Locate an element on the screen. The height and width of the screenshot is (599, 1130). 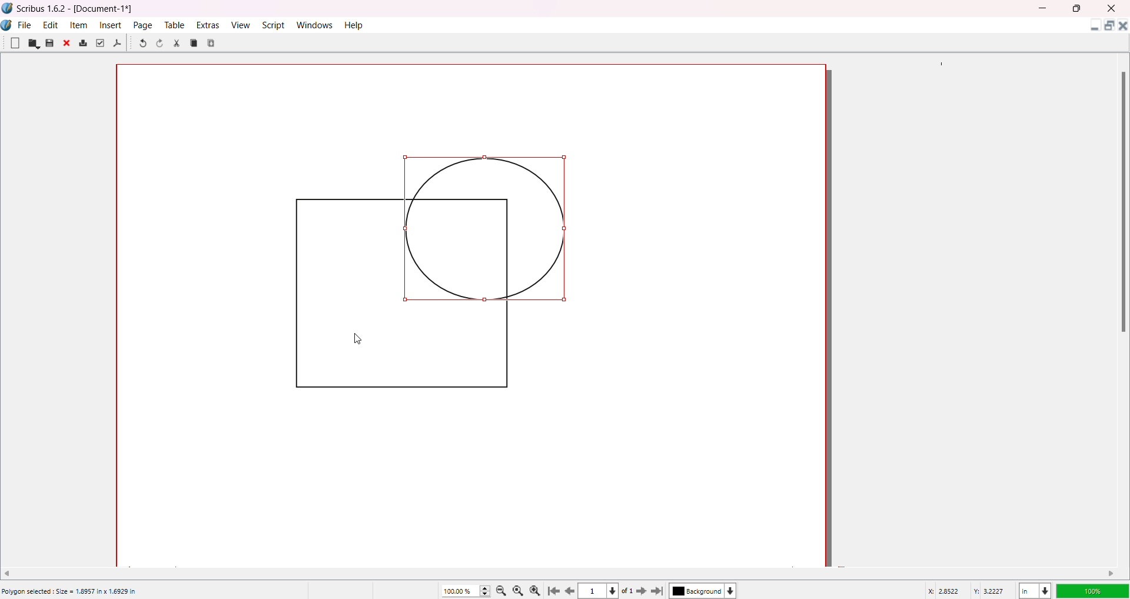
Current page is located at coordinates (594, 591).